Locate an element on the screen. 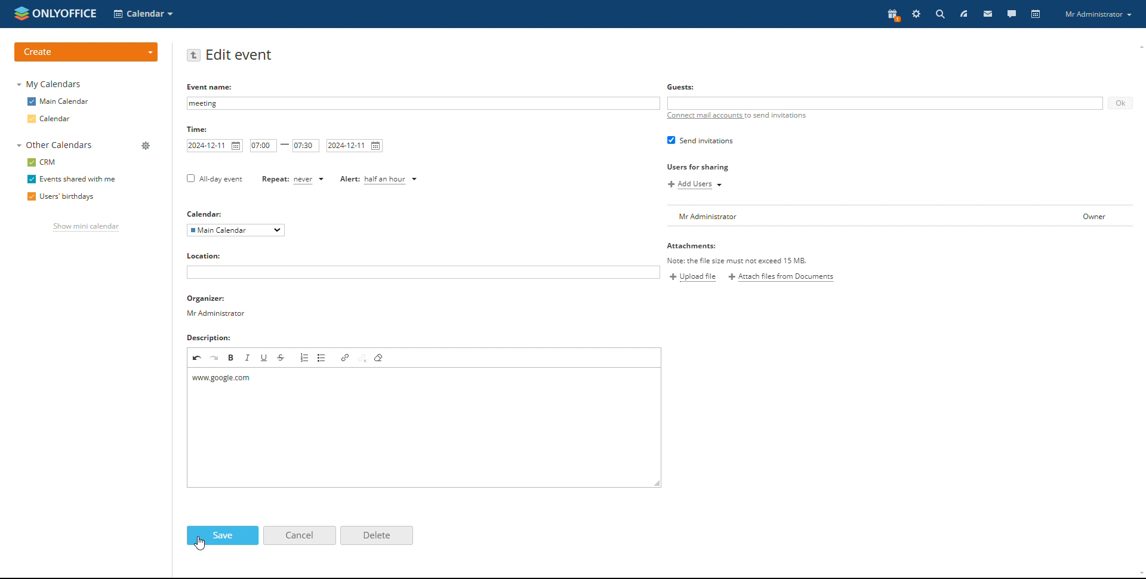 The height and width of the screenshot is (579, 1146). create is located at coordinates (86, 52).